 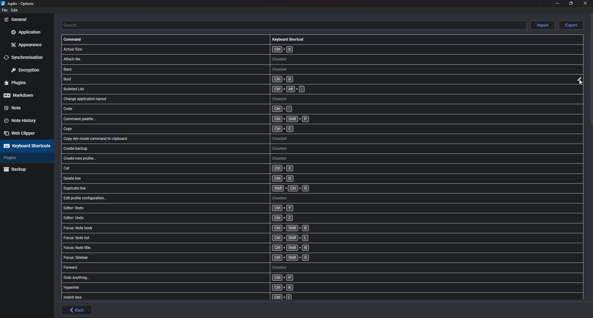 I want to click on shortcut, so click(x=206, y=99).